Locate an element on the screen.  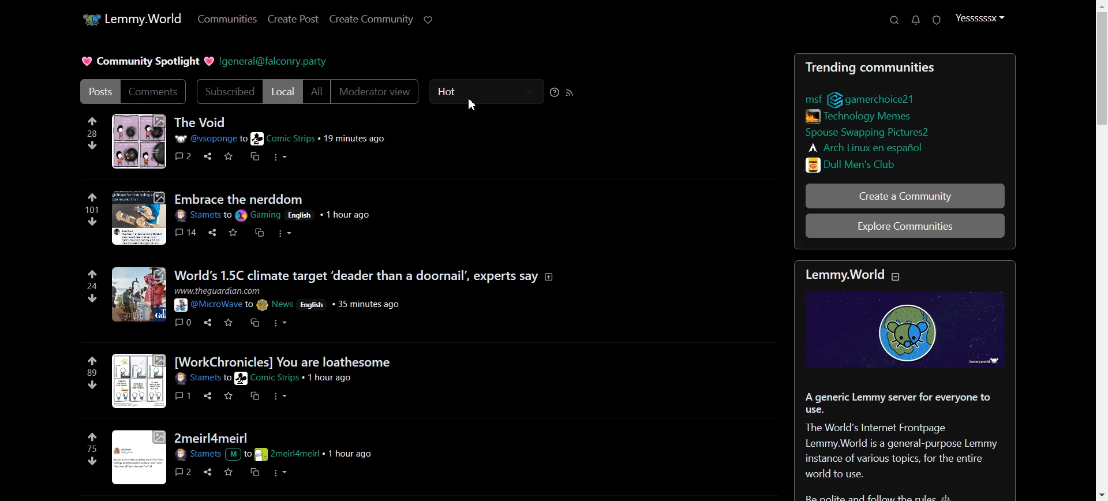
LInks is located at coordinates (866, 130).